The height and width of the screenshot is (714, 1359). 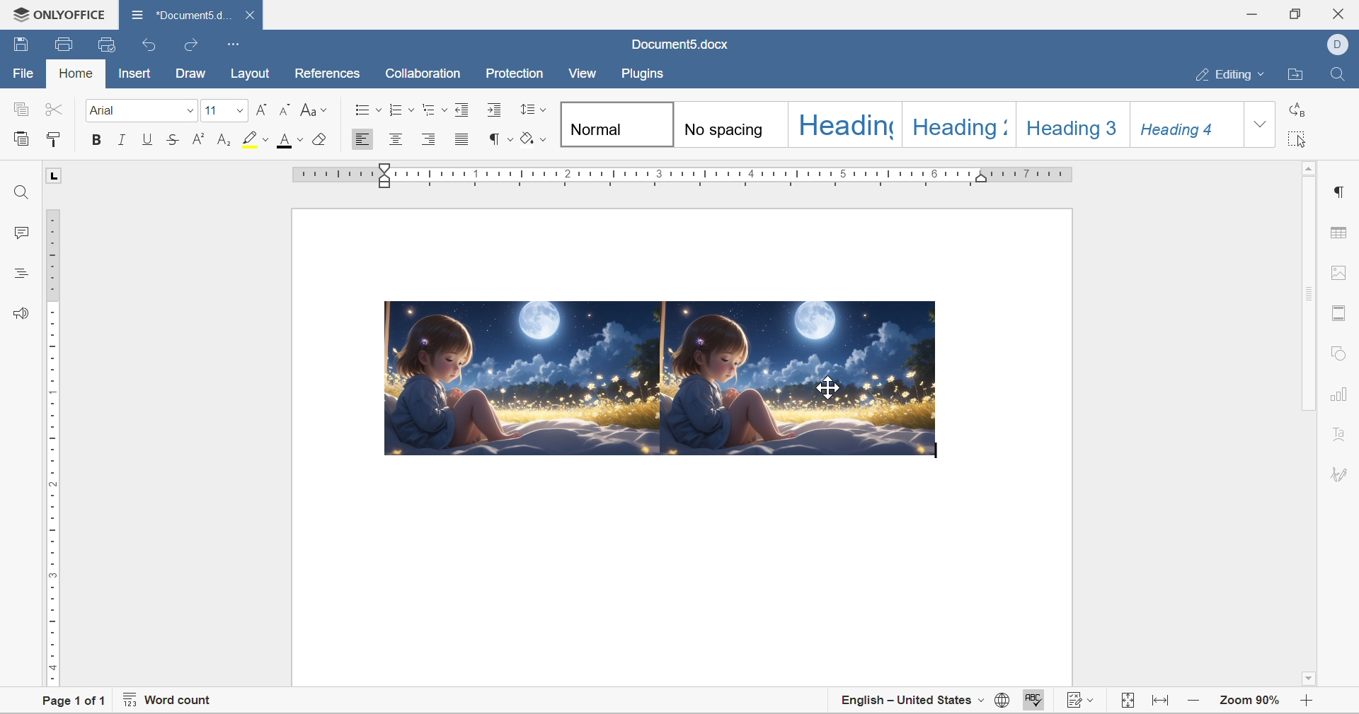 I want to click on superscript, so click(x=198, y=139).